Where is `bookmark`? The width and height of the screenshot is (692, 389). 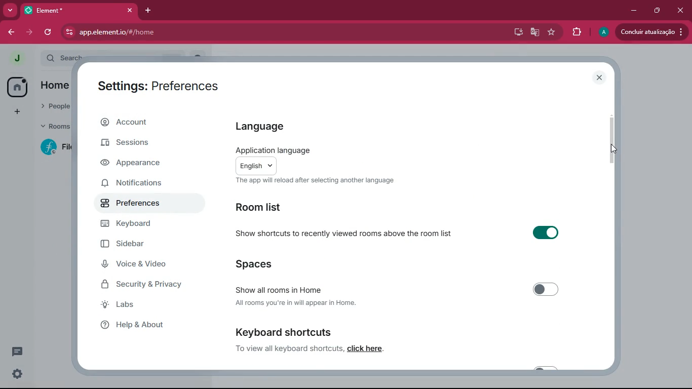
bookmark is located at coordinates (552, 33).